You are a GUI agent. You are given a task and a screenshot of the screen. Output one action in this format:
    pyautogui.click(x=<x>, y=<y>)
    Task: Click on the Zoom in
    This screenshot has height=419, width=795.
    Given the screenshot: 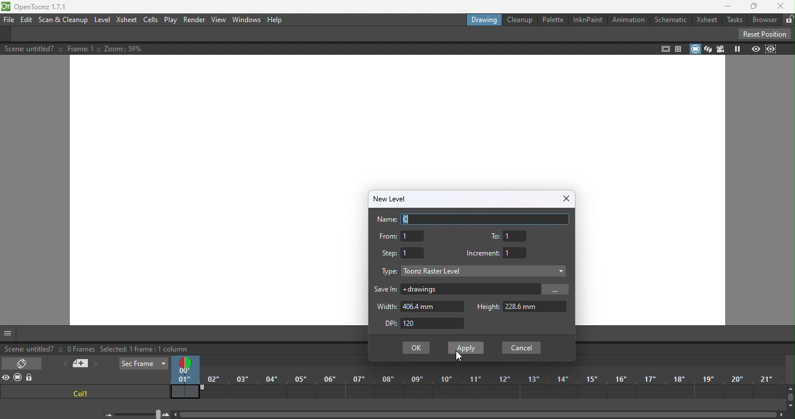 What is the action you would take?
    pyautogui.click(x=166, y=414)
    